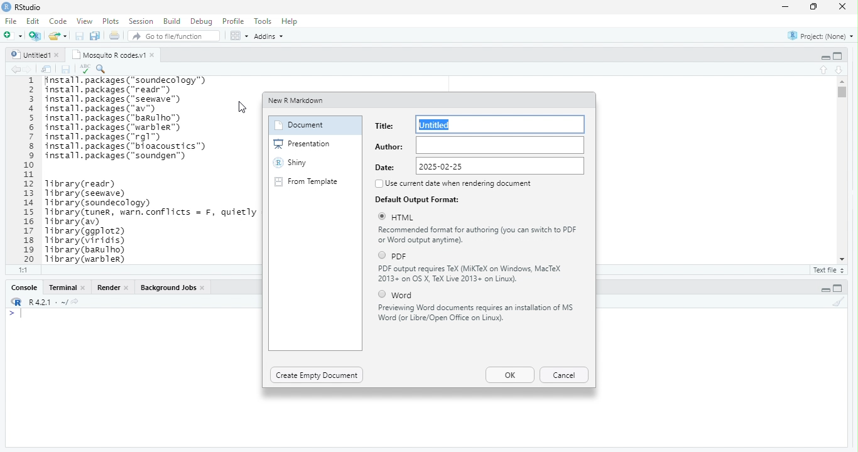  What do you see at coordinates (825, 70) in the screenshot?
I see `top` at bounding box center [825, 70].